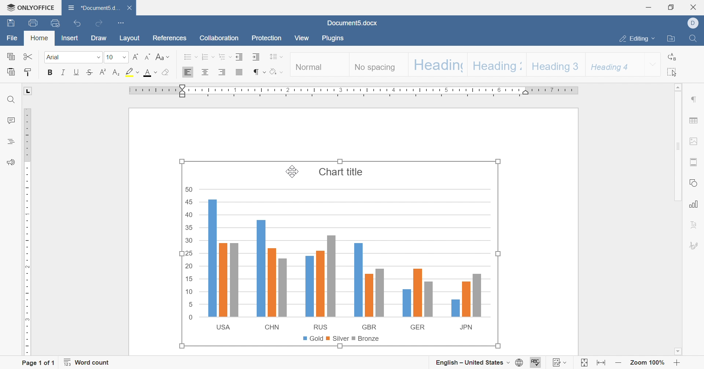 The height and width of the screenshot is (369, 704). Describe the element at coordinates (11, 120) in the screenshot. I see `comments` at that location.